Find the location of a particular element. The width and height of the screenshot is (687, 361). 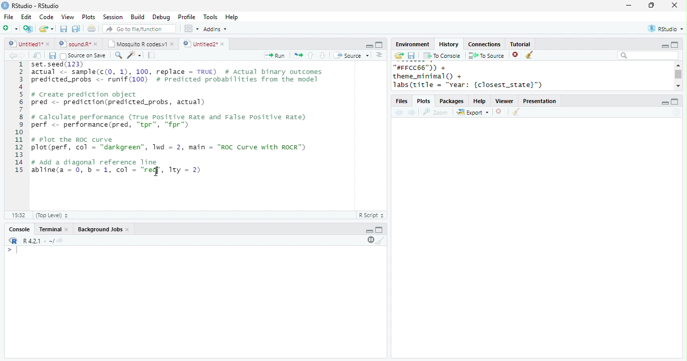

15:32 is located at coordinates (18, 215).